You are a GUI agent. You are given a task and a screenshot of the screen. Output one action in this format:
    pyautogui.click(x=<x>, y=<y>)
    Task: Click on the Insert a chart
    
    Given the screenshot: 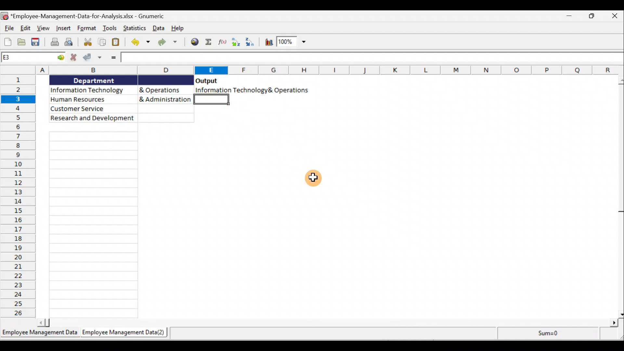 What is the action you would take?
    pyautogui.click(x=268, y=42)
    